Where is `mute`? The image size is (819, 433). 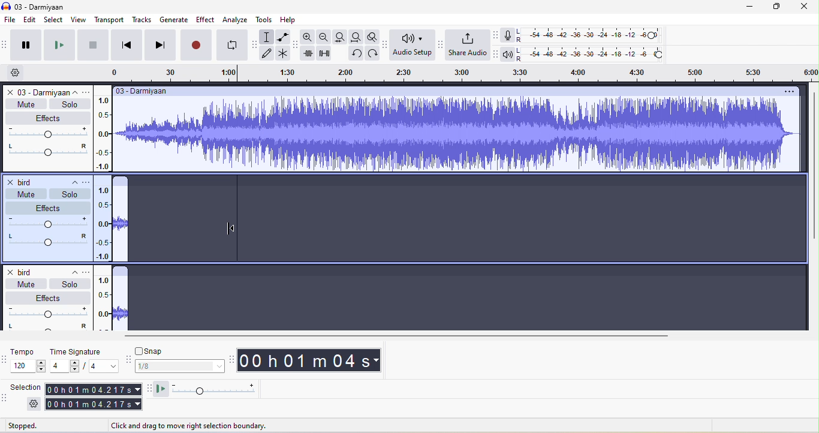
mute is located at coordinates (26, 104).